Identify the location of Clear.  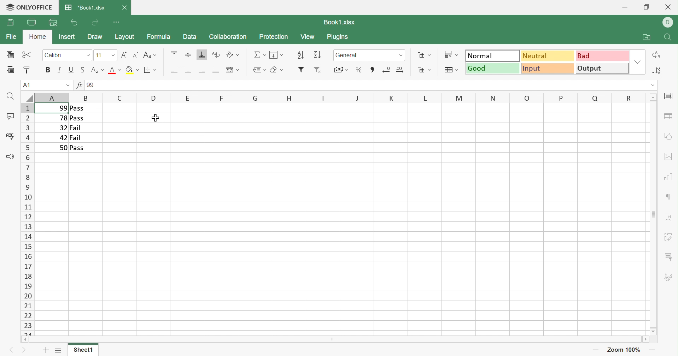
(277, 70).